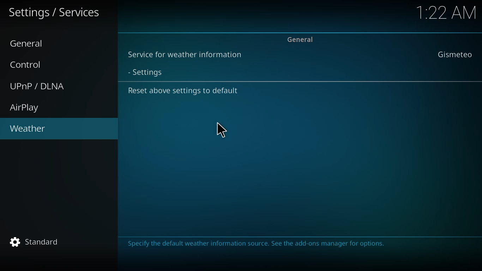 This screenshot has height=271, width=482. Describe the element at coordinates (221, 130) in the screenshot. I see `cursor` at that location.